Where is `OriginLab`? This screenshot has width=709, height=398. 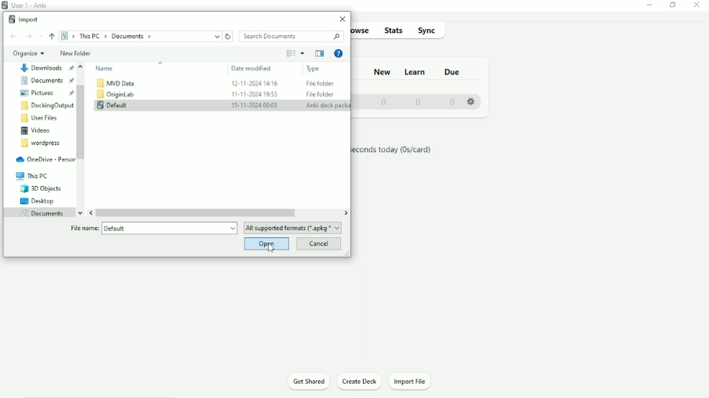 OriginLab is located at coordinates (116, 94).